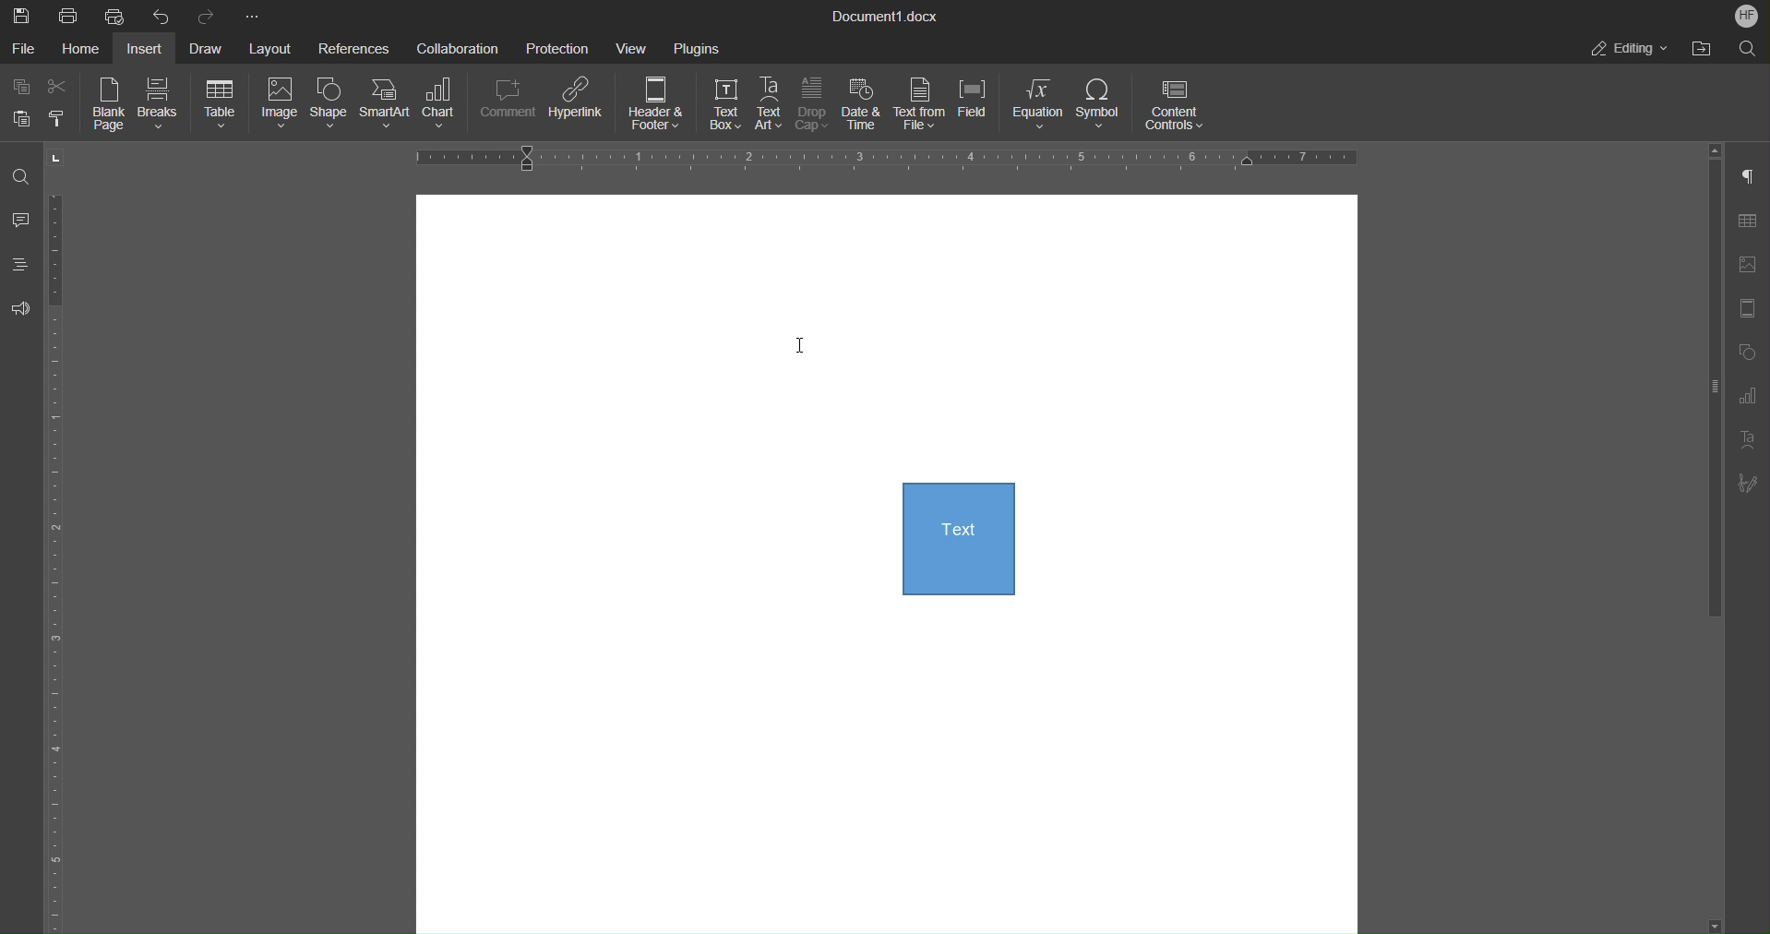 The image size is (1770, 934). What do you see at coordinates (1754, 484) in the screenshot?
I see `Signature` at bounding box center [1754, 484].